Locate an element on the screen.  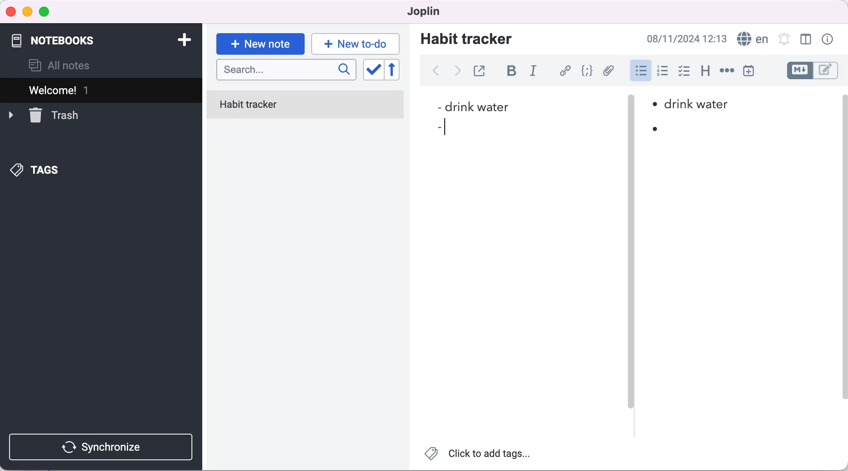
scroll bar is located at coordinates (843, 256).